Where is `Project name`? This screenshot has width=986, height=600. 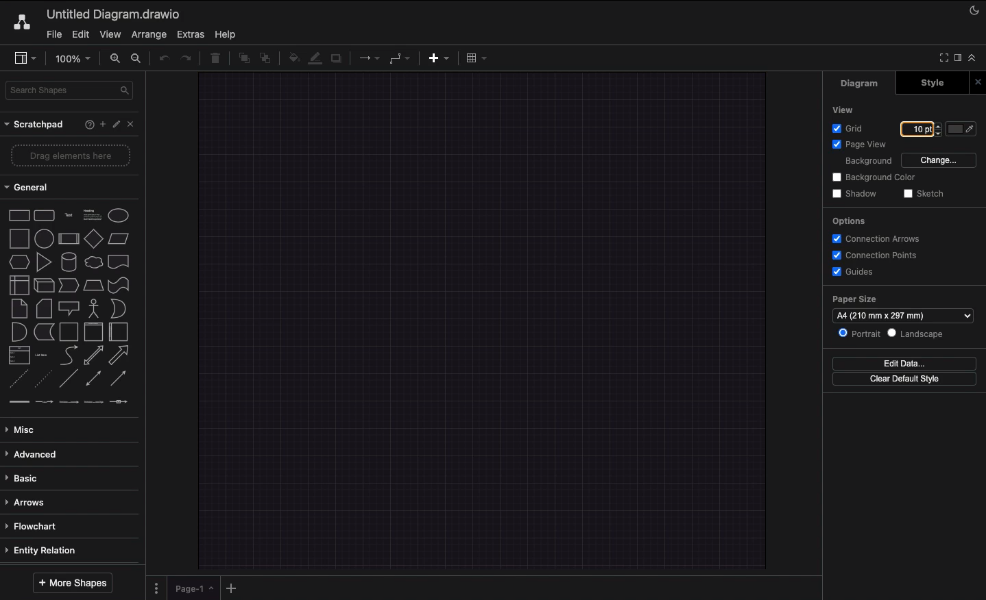
Project name is located at coordinates (115, 14).